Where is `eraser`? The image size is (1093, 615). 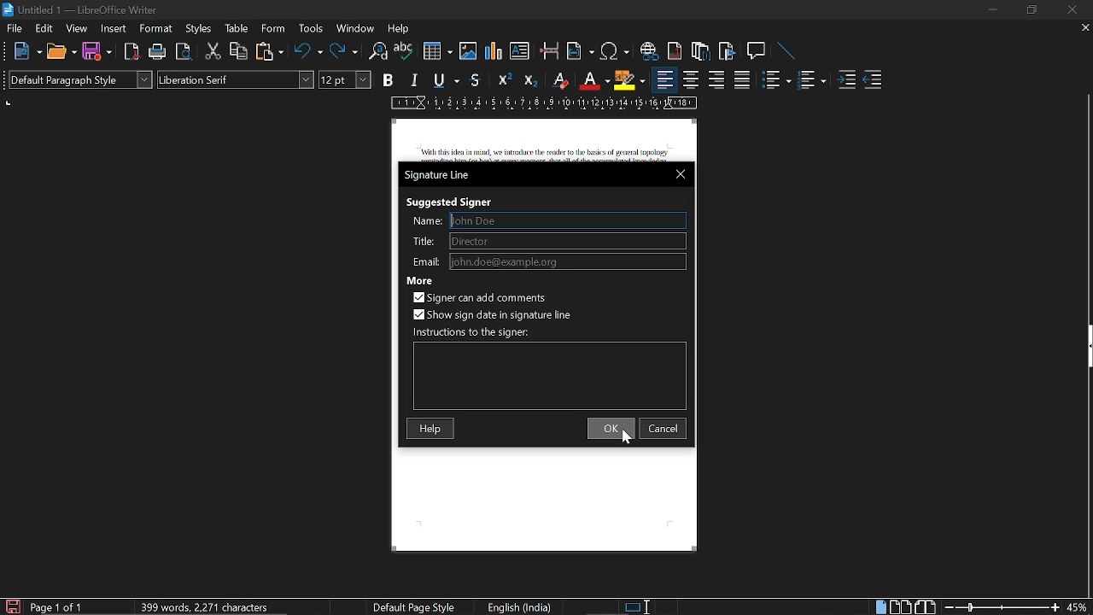
eraser is located at coordinates (562, 79).